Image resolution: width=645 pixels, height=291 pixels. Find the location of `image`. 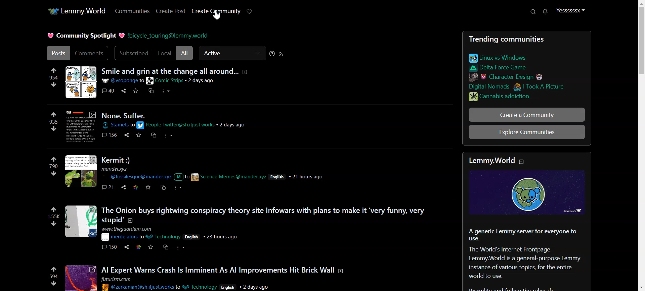

image is located at coordinates (82, 126).